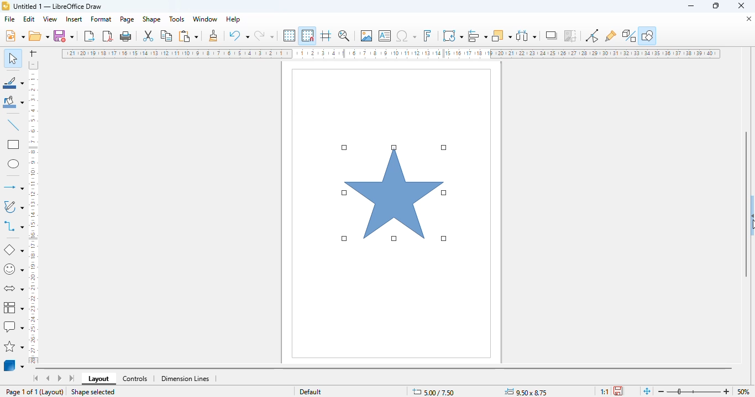 Image resolution: width=755 pixels, height=397 pixels. Describe the element at coordinates (290, 35) in the screenshot. I see `display grid` at that location.